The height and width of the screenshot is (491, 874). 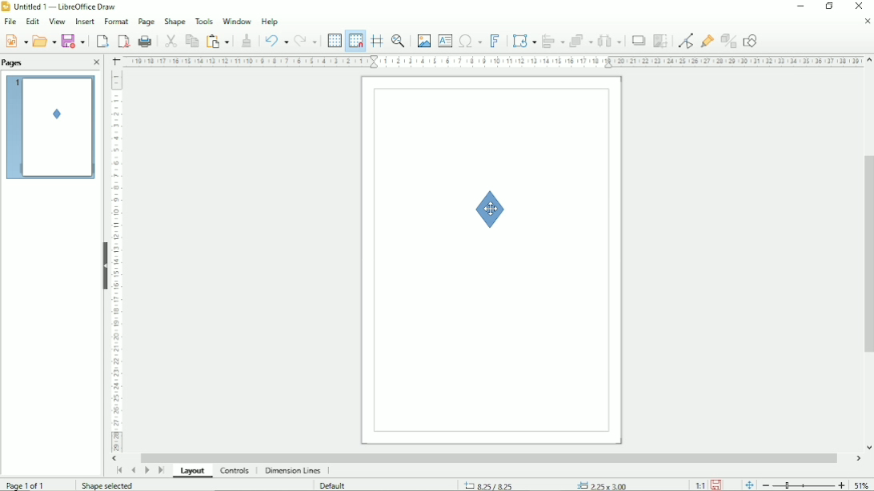 What do you see at coordinates (104, 263) in the screenshot?
I see `Hide` at bounding box center [104, 263].